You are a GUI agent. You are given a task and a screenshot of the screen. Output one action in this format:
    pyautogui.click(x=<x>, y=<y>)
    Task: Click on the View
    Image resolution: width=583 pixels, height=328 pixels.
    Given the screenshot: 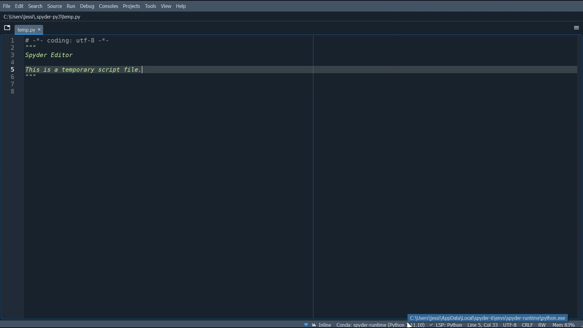 What is the action you would take?
    pyautogui.click(x=167, y=6)
    